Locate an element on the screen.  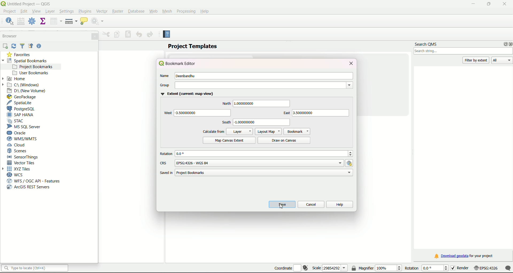
directions is located at coordinates (257, 112).